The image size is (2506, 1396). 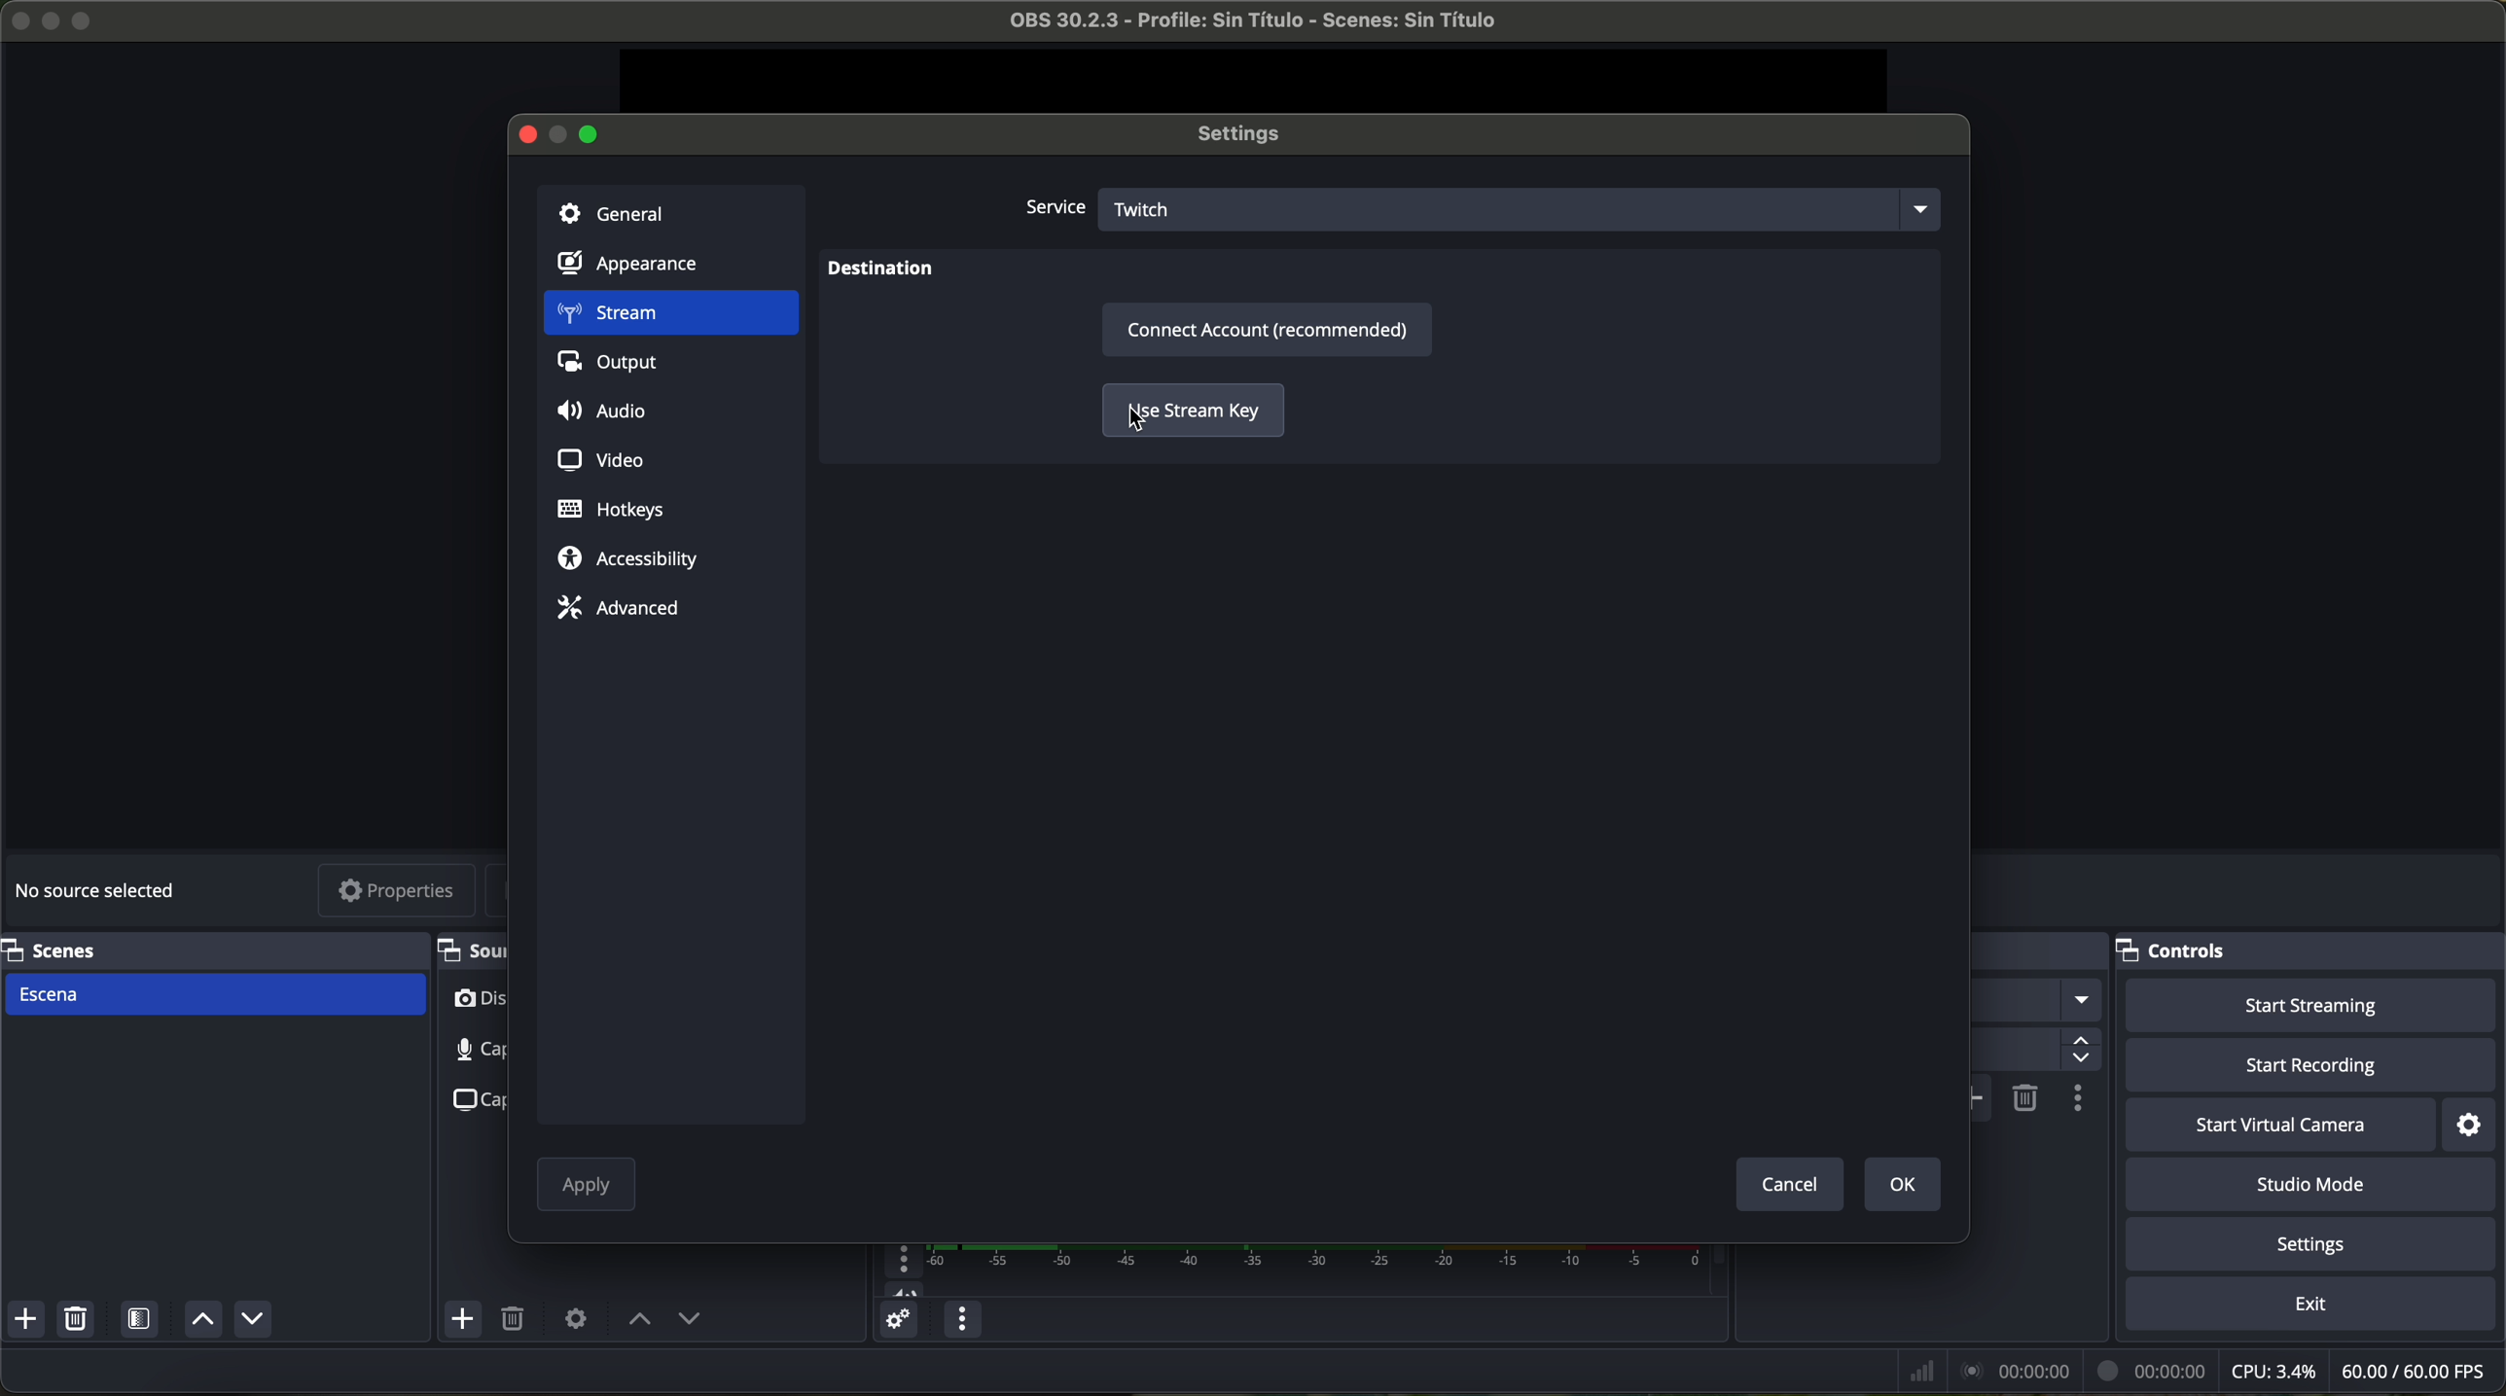 What do you see at coordinates (591, 132) in the screenshot?
I see `maximize window` at bounding box center [591, 132].